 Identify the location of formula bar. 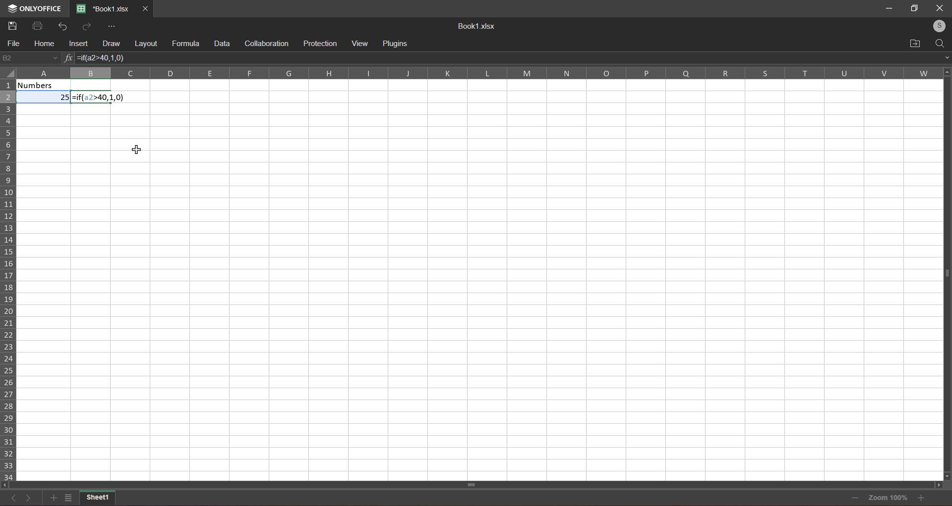
(572, 57).